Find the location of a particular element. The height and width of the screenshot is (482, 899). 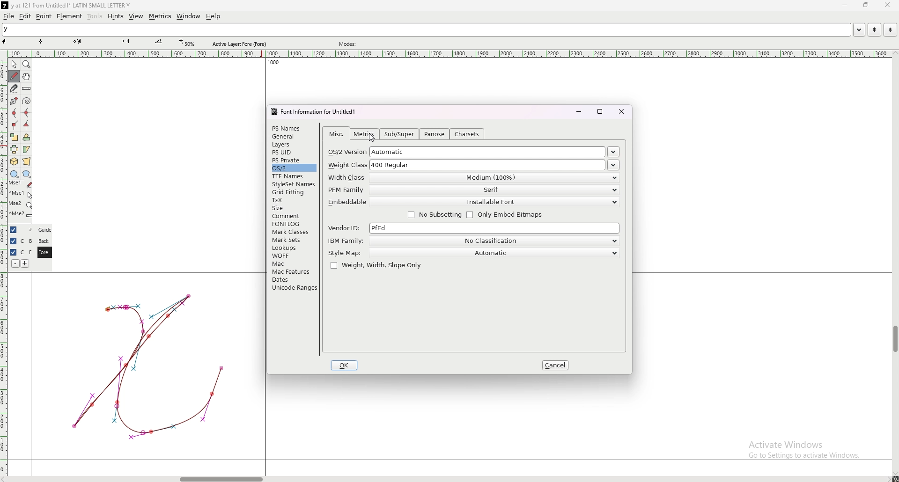

weight classes is located at coordinates (614, 165).